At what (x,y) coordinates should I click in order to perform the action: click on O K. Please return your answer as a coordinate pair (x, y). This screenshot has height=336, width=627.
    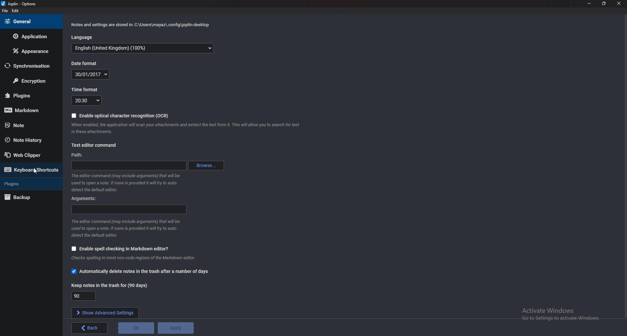
    Looking at the image, I should click on (137, 328).